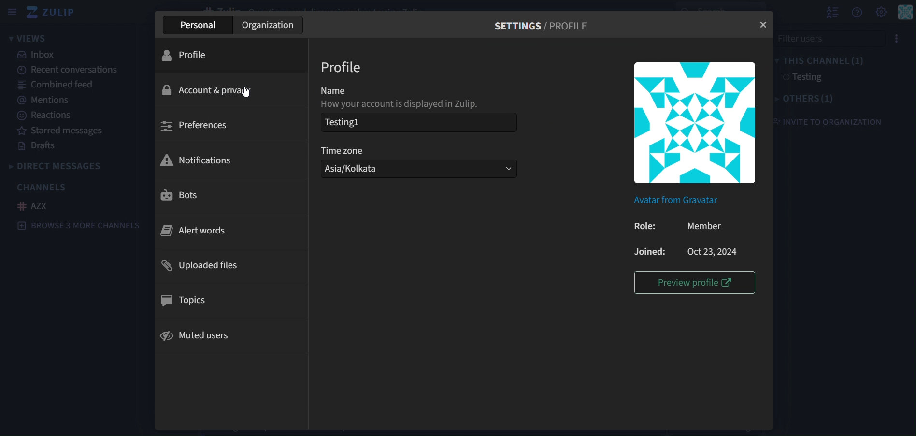 The image size is (916, 436). I want to click on muted users, so click(199, 334).